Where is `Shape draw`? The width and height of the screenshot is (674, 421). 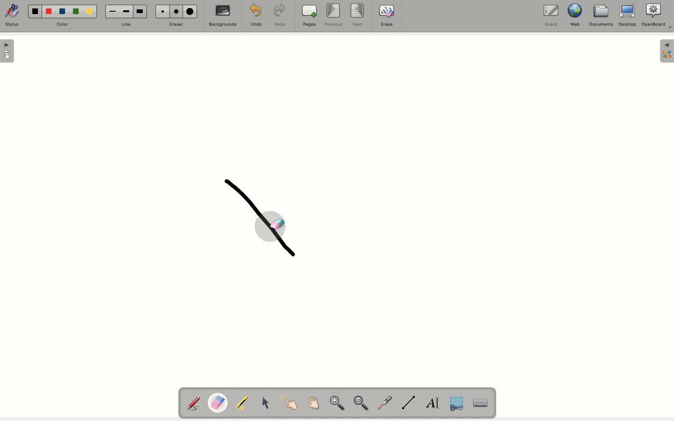
Shape draw is located at coordinates (264, 222).